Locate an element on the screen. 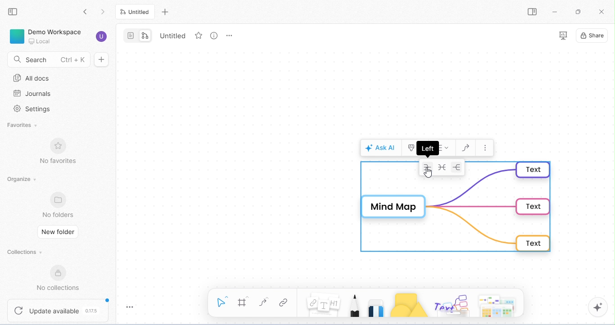  connectors is located at coordinates (264, 302).